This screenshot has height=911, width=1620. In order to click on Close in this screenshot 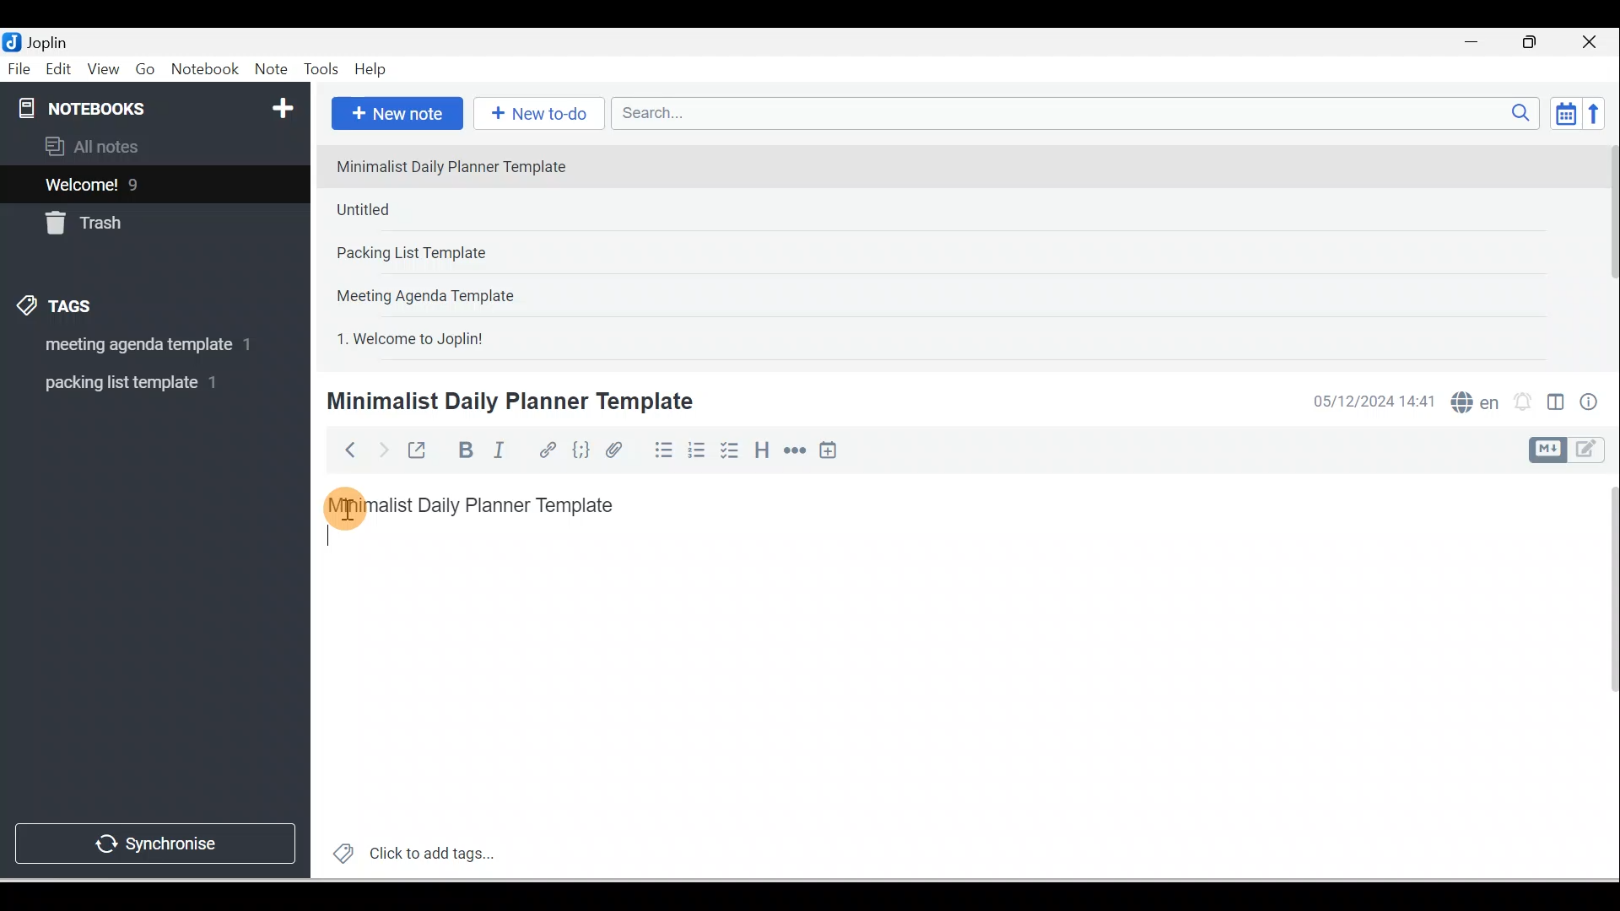, I will do `click(1594, 42)`.